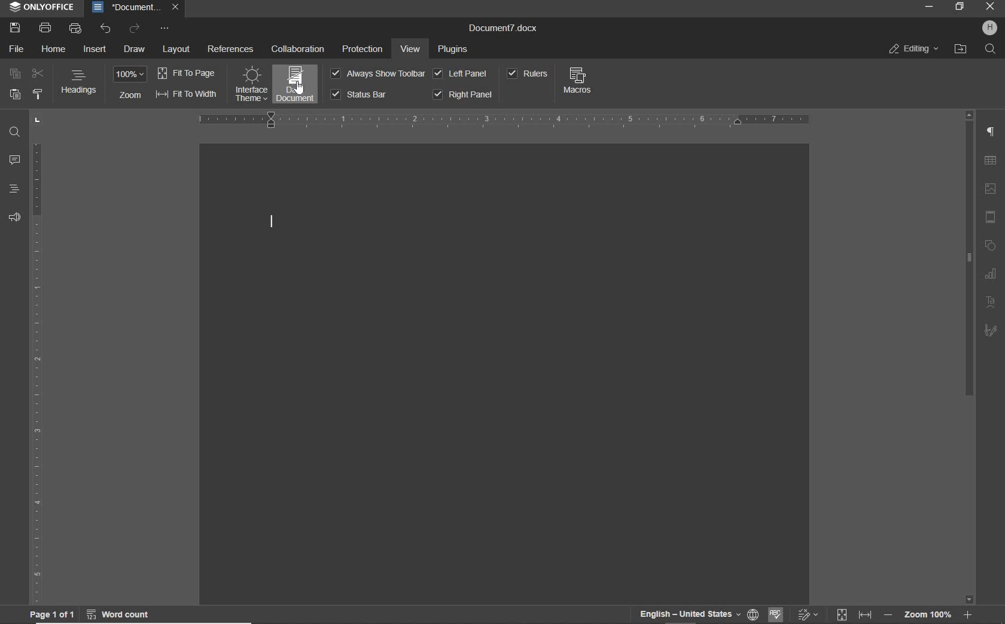  I want to click on HOME, so click(55, 48).